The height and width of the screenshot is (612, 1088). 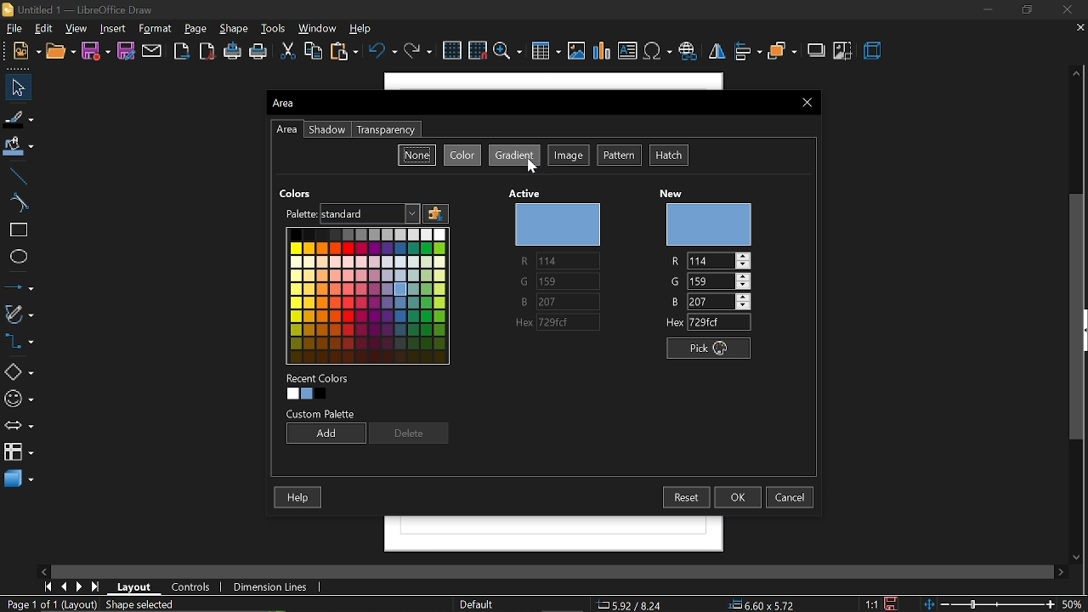 What do you see at coordinates (386, 130) in the screenshot?
I see `transparency` at bounding box center [386, 130].